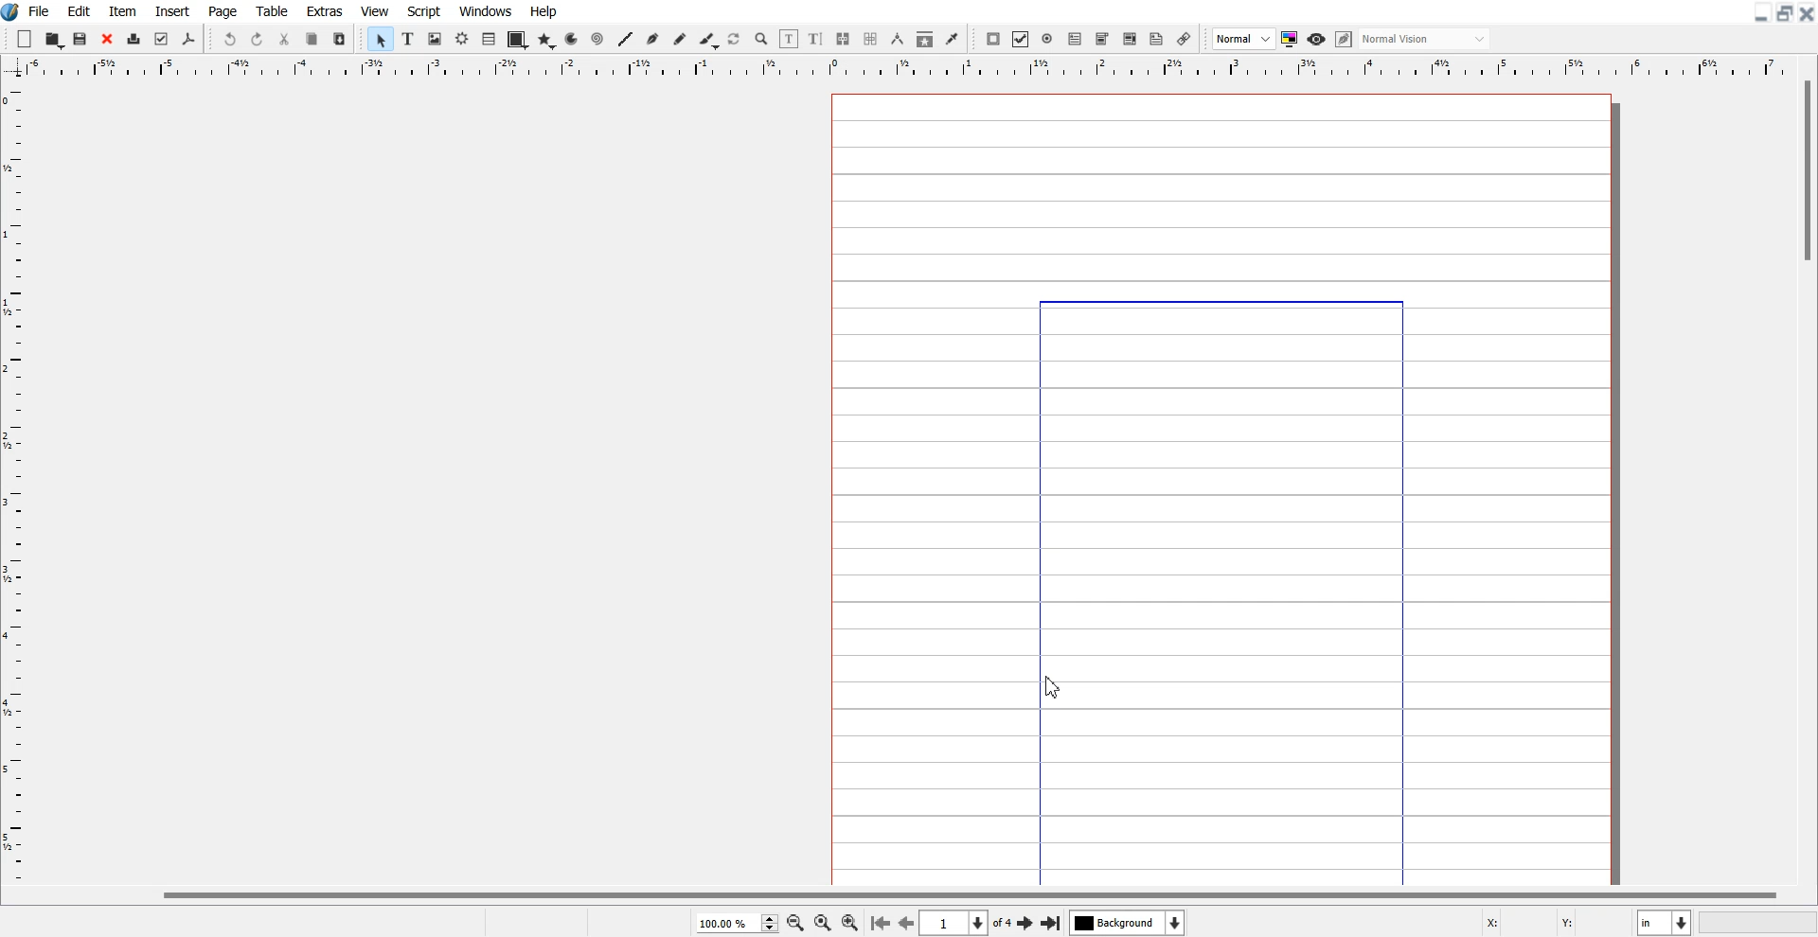  What do you see at coordinates (952, 38) in the screenshot?
I see `Eye Dropper` at bounding box center [952, 38].